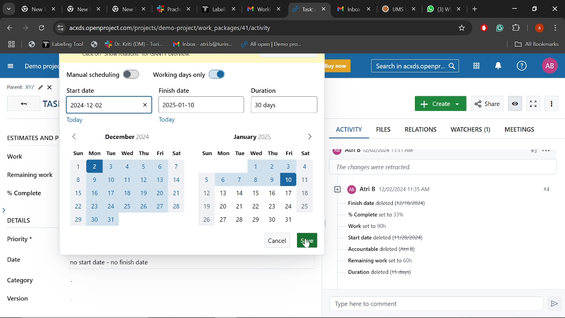 This screenshot has width=565, height=318. Describe the element at coordinates (533, 152) in the screenshot. I see `#3` at that location.